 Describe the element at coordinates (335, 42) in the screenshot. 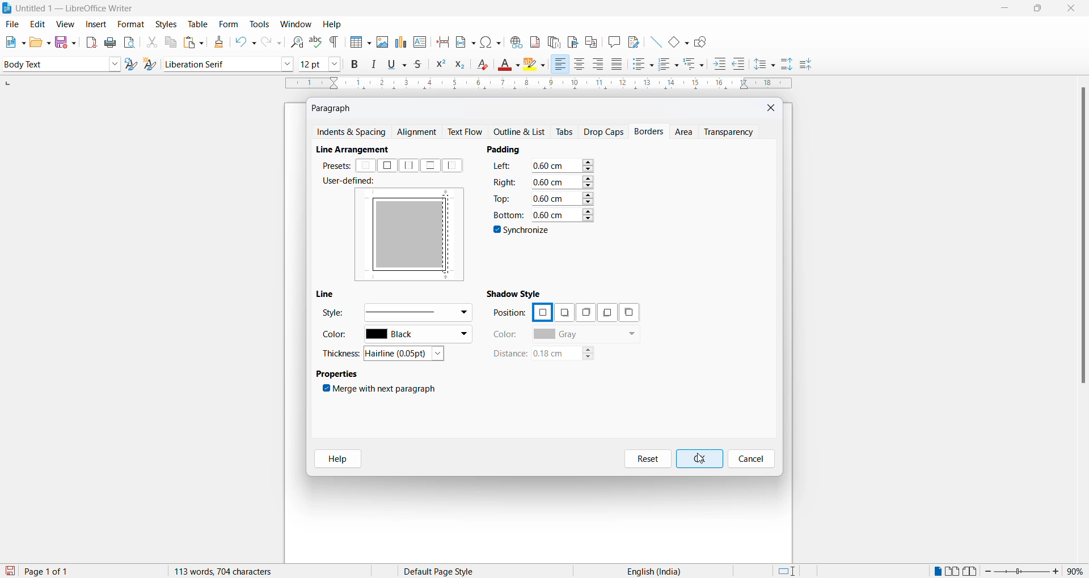

I see `toggle formatting marks` at that location.